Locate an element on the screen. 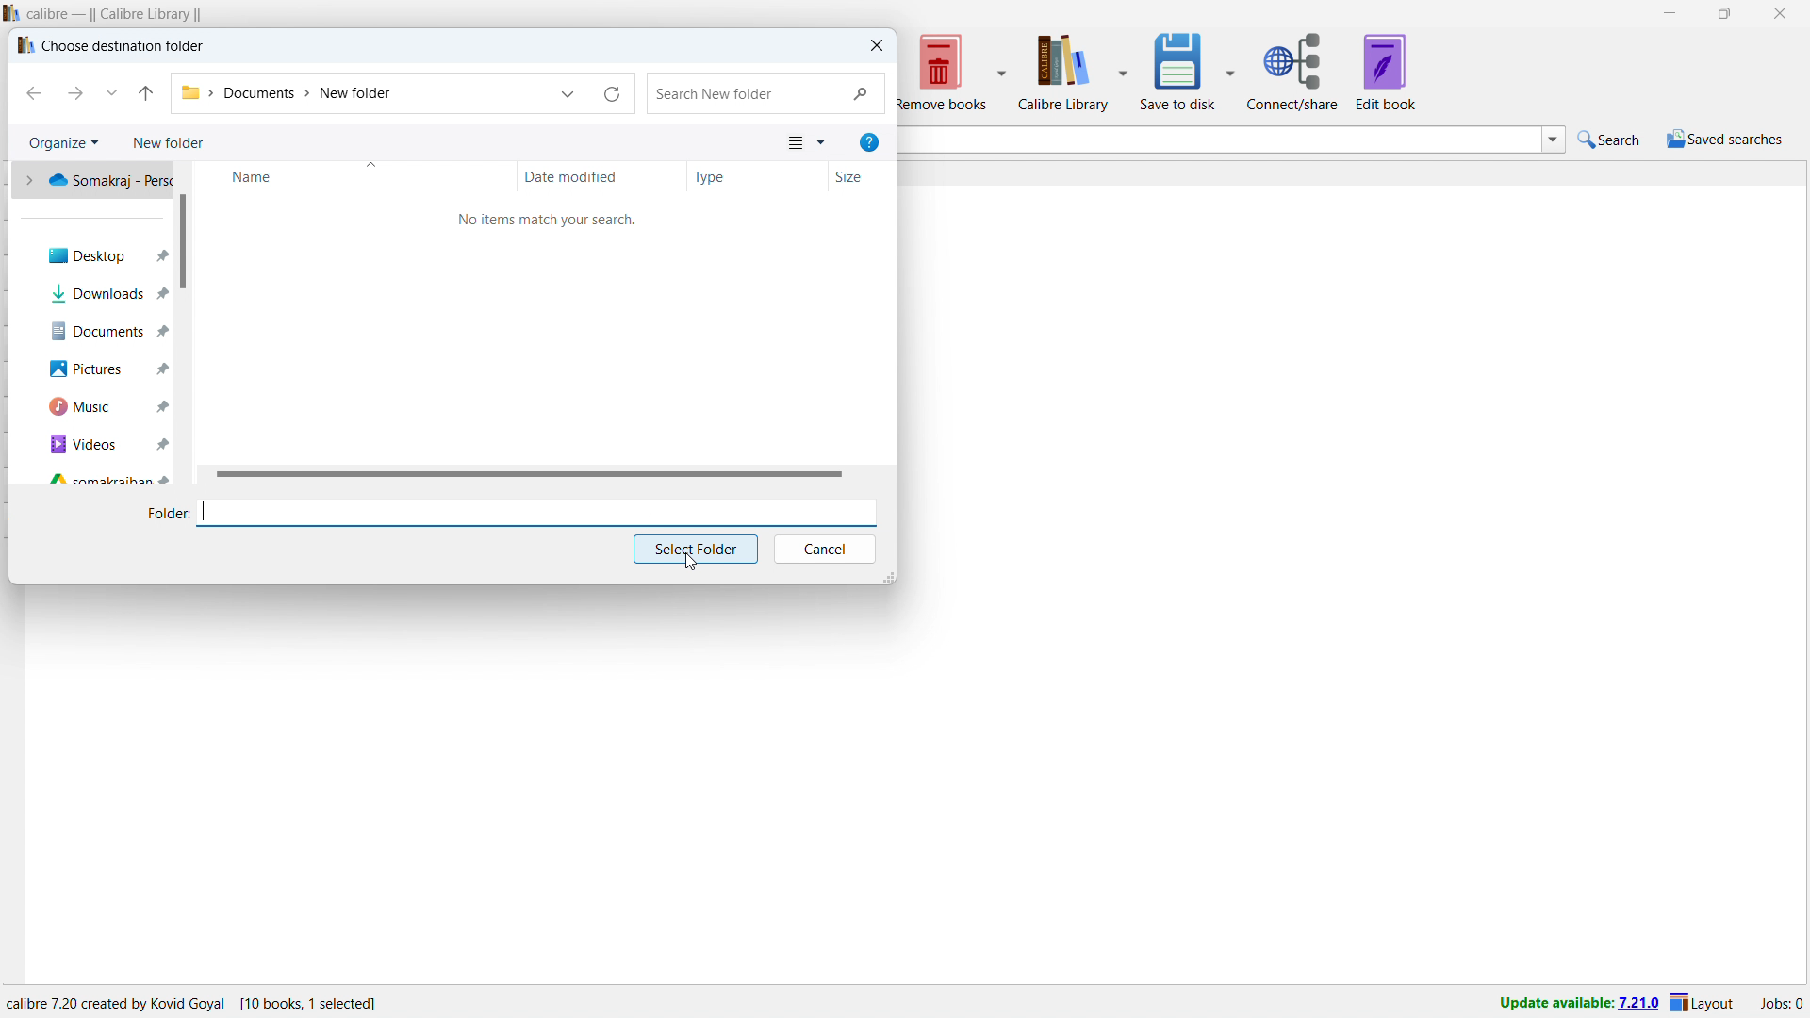 This screenshot has width=1810, height=1018. previous folder is located at coordinates (31, 93).